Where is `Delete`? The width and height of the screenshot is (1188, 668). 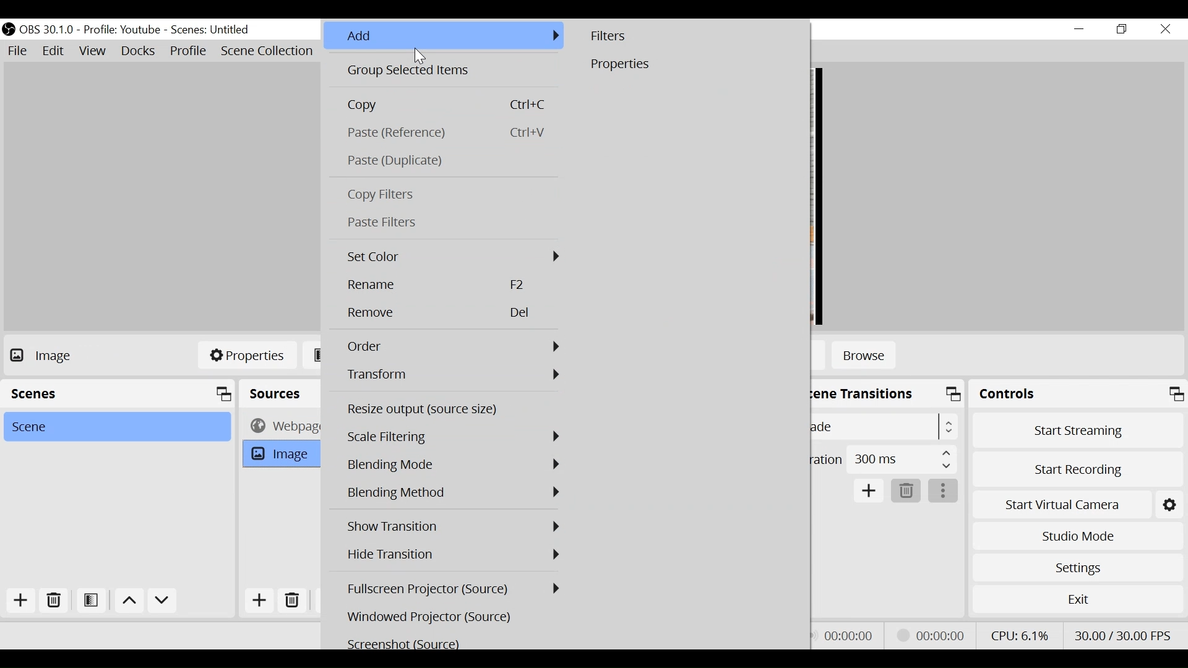 Delete is located at coordinates (451, 314).